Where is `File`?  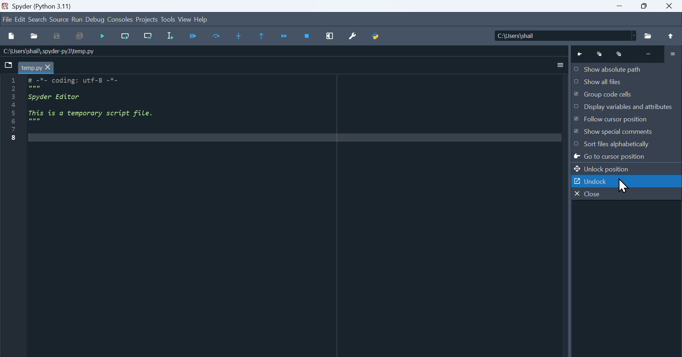
File is located at coordinates (648, 36).